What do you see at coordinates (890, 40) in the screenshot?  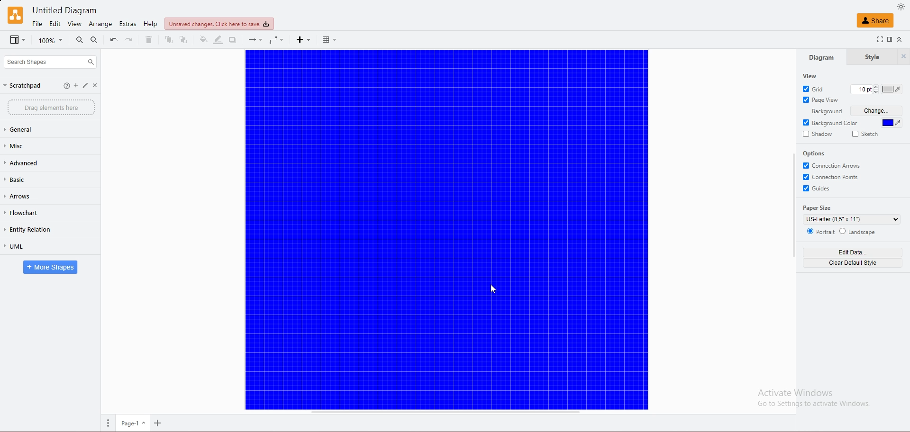 I see `format` at bounding box center [890, 40].